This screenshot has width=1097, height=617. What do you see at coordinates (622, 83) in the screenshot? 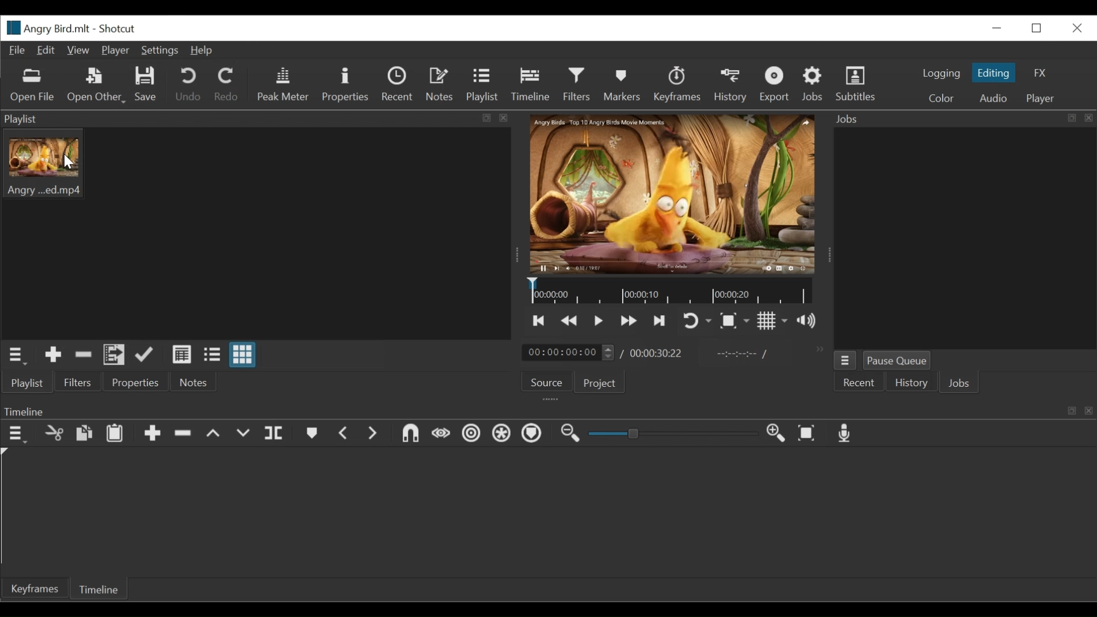
I see `Markers` at bounding box center [622, 83].